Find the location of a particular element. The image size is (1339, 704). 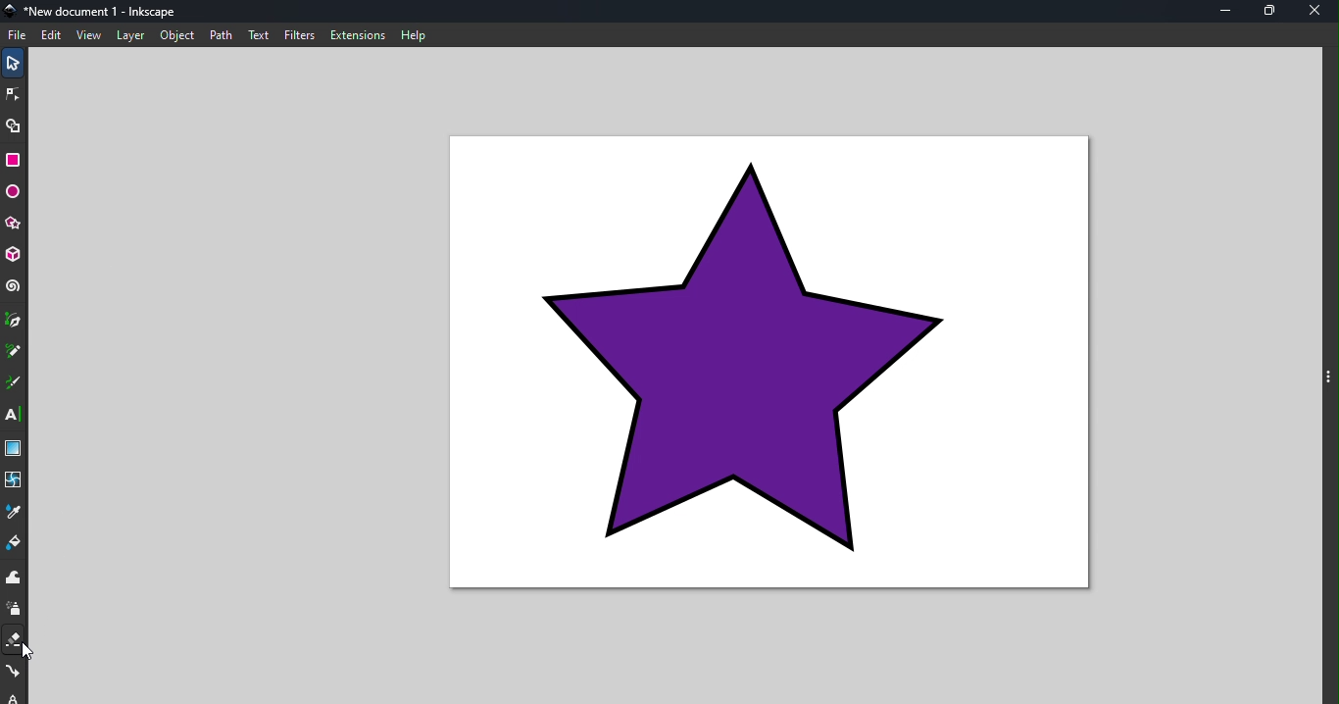

cursor is located at coordinates (25, 649).